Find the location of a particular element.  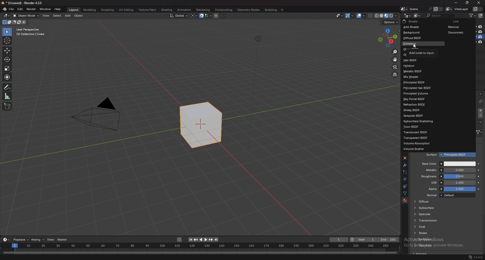

mode is located at coordinates (14, 23).